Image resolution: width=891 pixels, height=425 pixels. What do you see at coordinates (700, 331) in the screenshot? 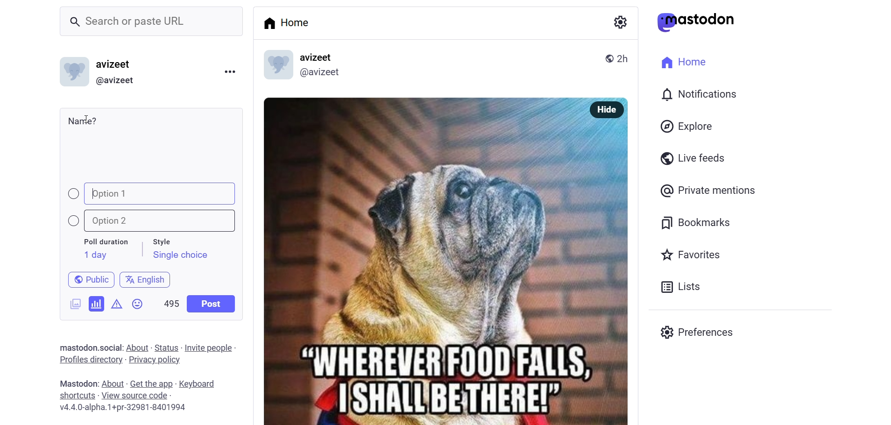
I see `preferences` at bounding box center [700, 331].